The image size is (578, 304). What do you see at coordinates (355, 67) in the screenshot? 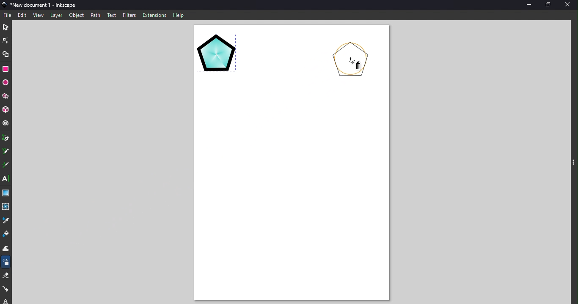
I see `Cursor` at bounding box center [355, 67].